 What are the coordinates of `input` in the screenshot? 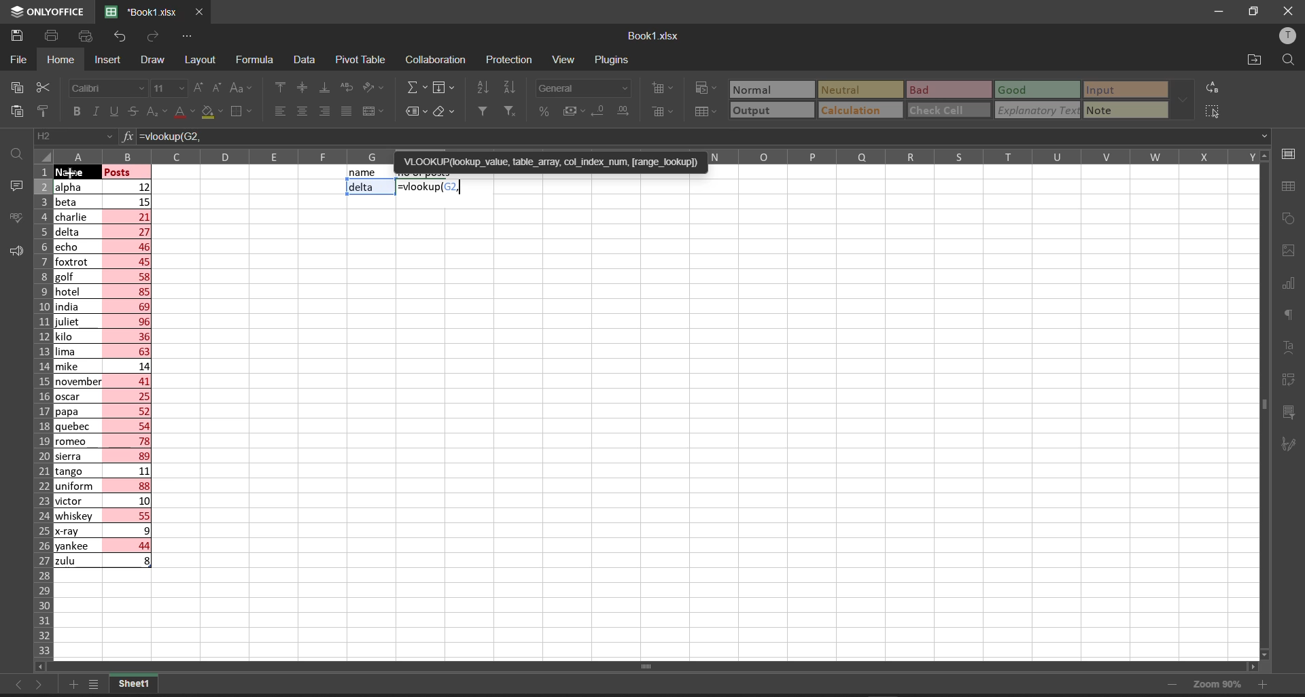 It's located at (1107, 88).